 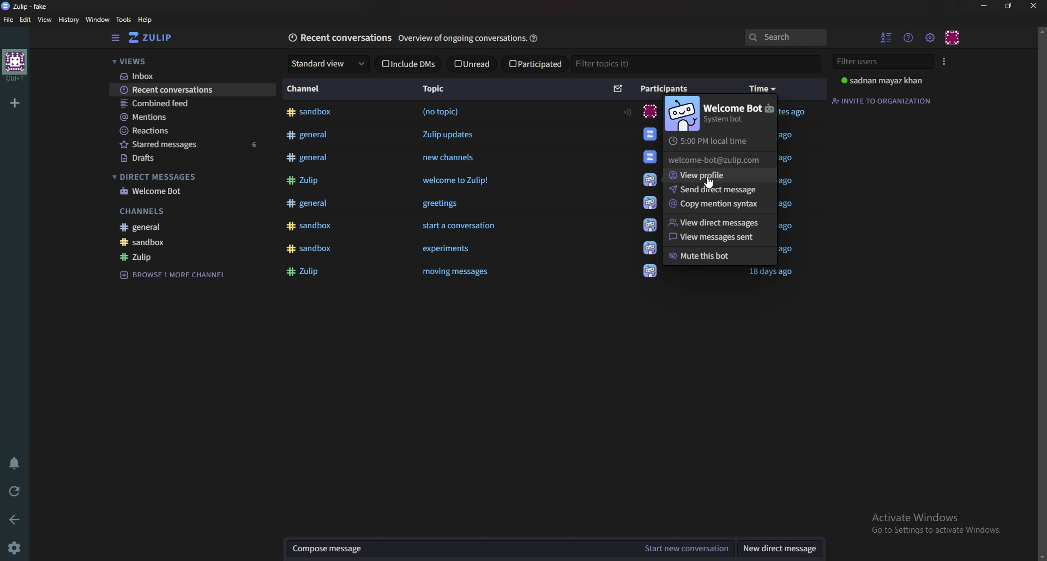 I want to click on #sandbox, so click(x=309, y=249).